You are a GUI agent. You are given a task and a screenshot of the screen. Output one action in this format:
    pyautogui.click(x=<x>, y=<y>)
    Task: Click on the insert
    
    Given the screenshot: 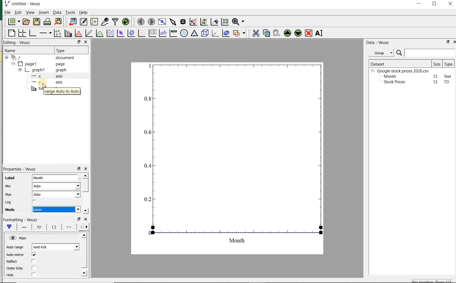 What is the action you would take?
    pyautogui.click(x=44, y=13)
    